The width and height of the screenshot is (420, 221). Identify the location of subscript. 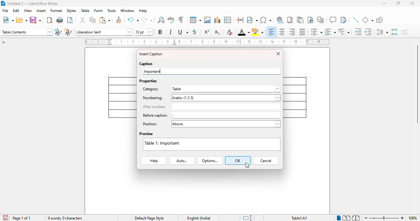
(217, 32).